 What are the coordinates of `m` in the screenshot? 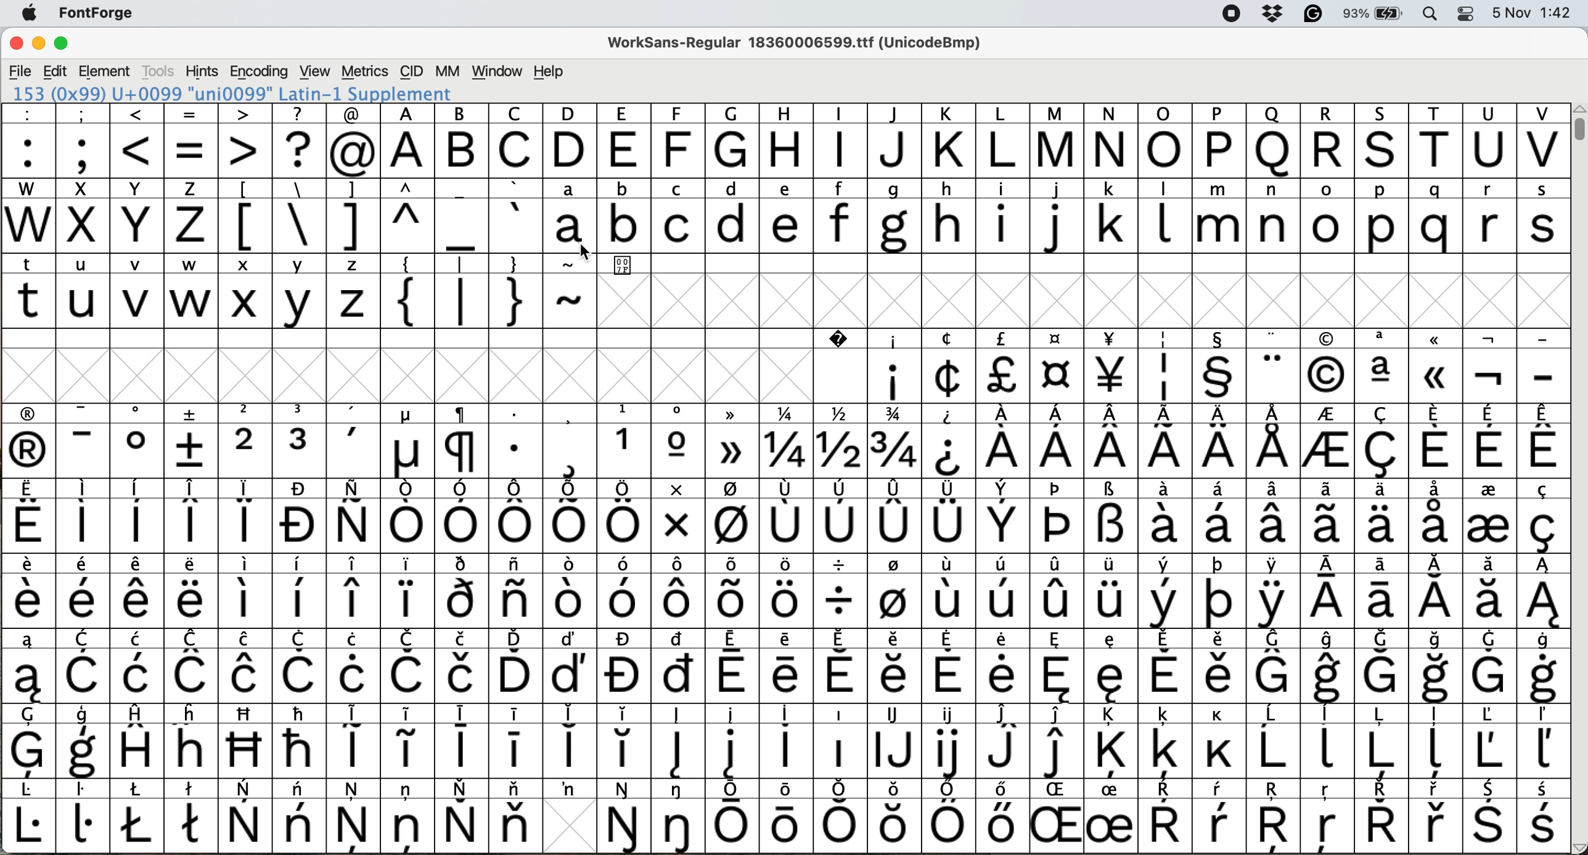 It's located at (1216, 217).